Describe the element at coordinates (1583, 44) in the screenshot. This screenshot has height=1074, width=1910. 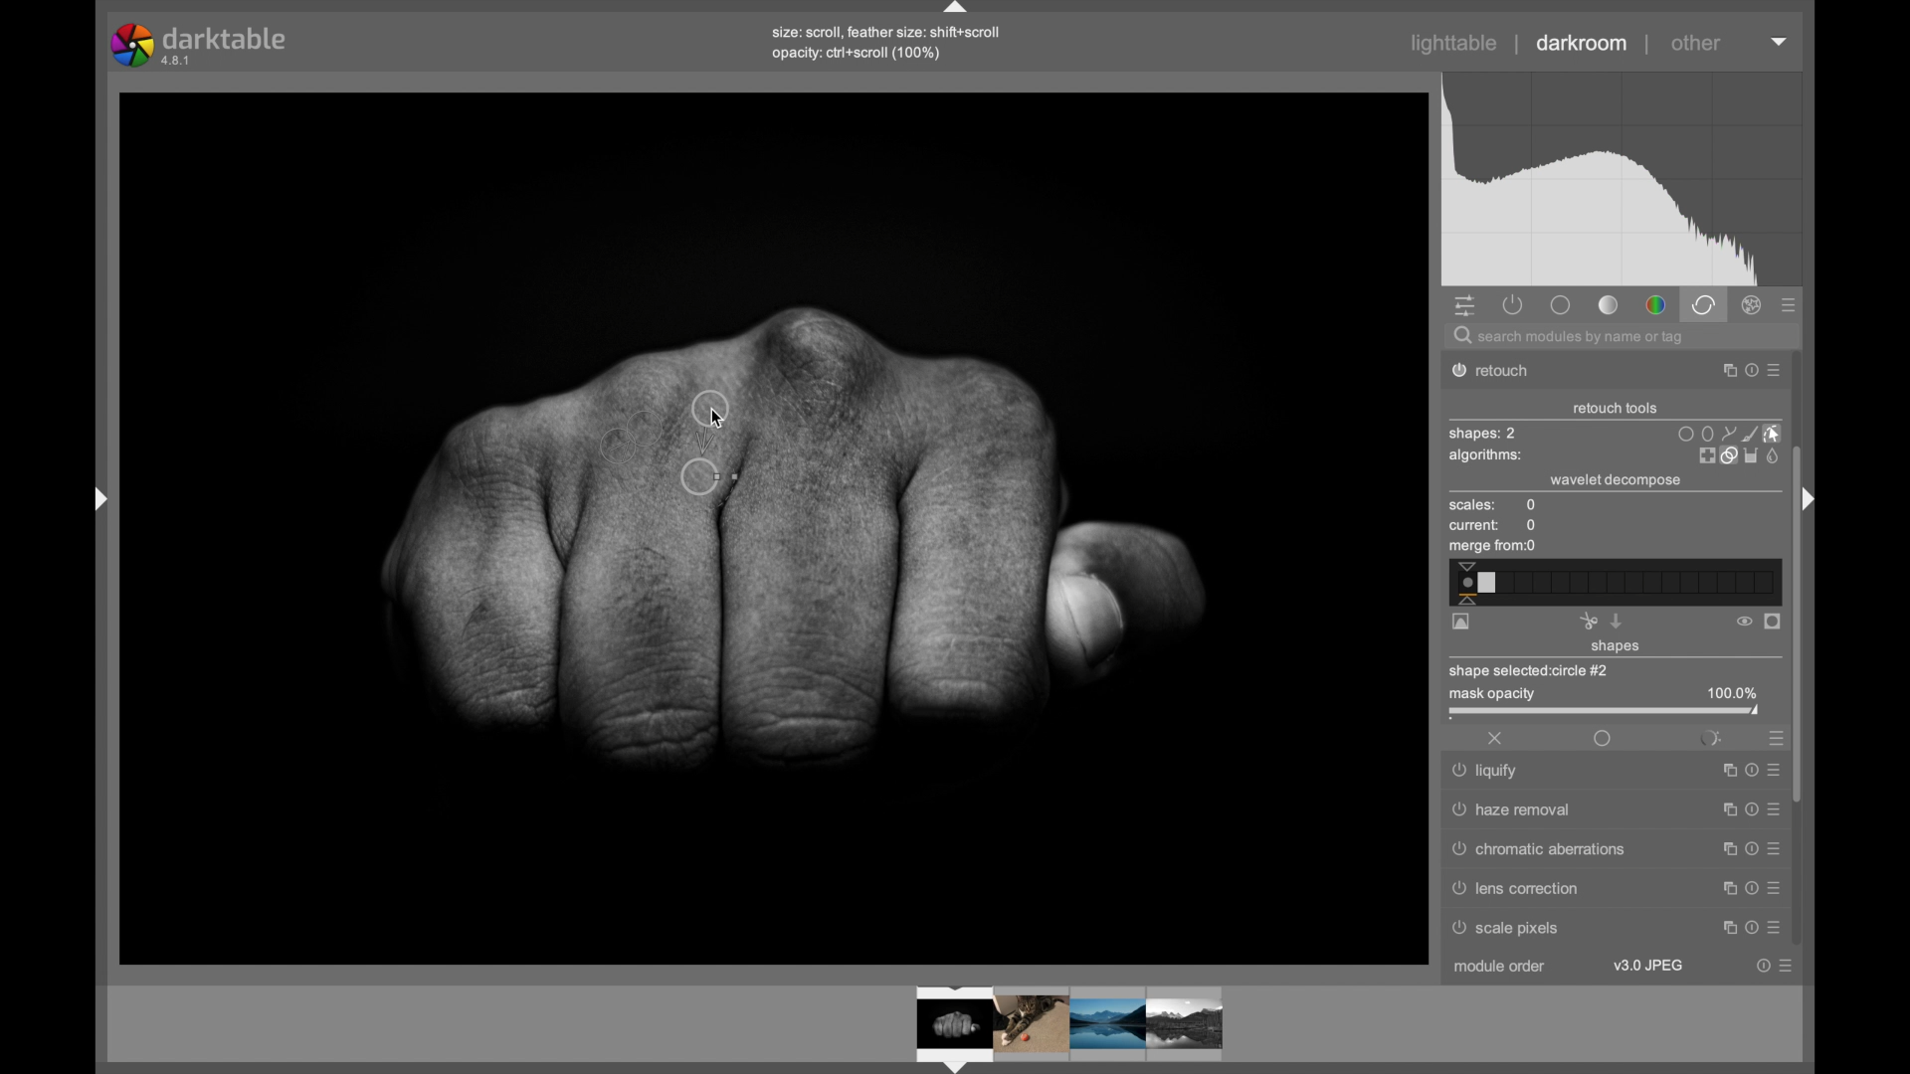
I see `darkroom` at that location.